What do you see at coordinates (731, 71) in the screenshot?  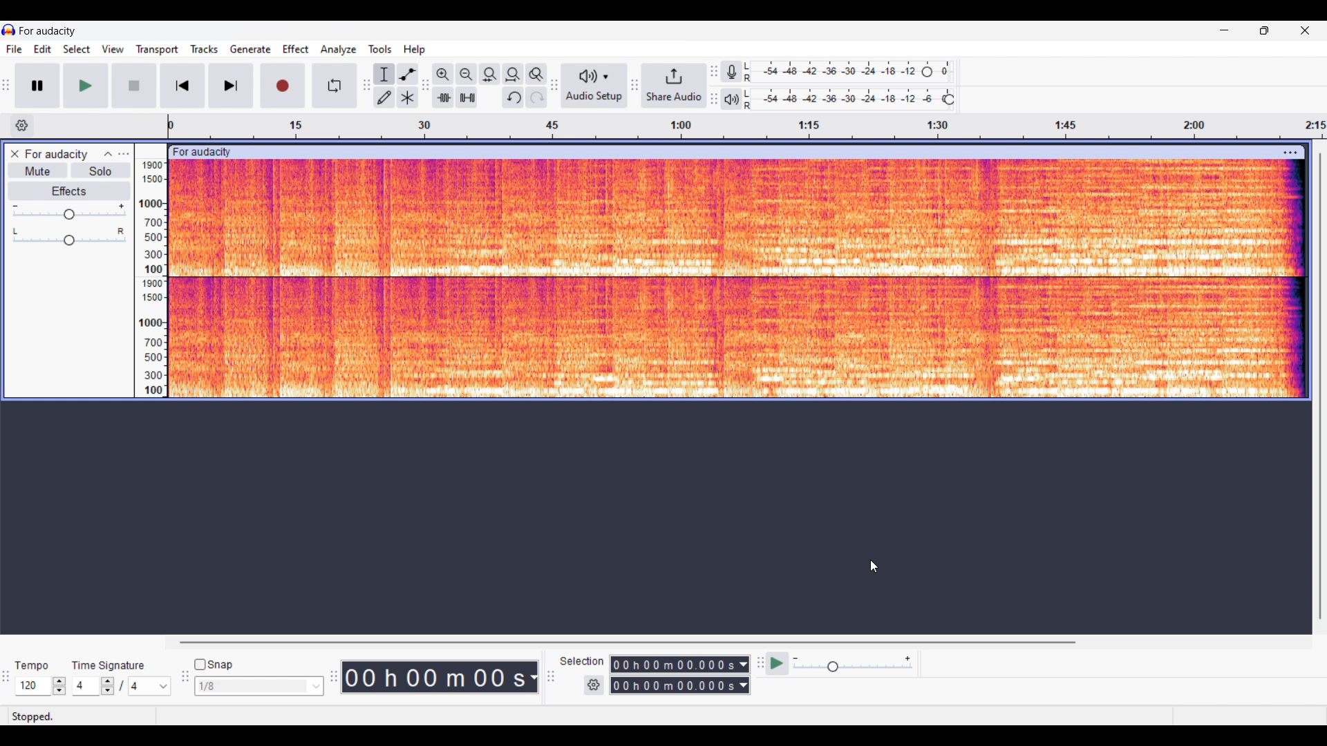 I see `Recording meter` at bounding box center [731, 71].